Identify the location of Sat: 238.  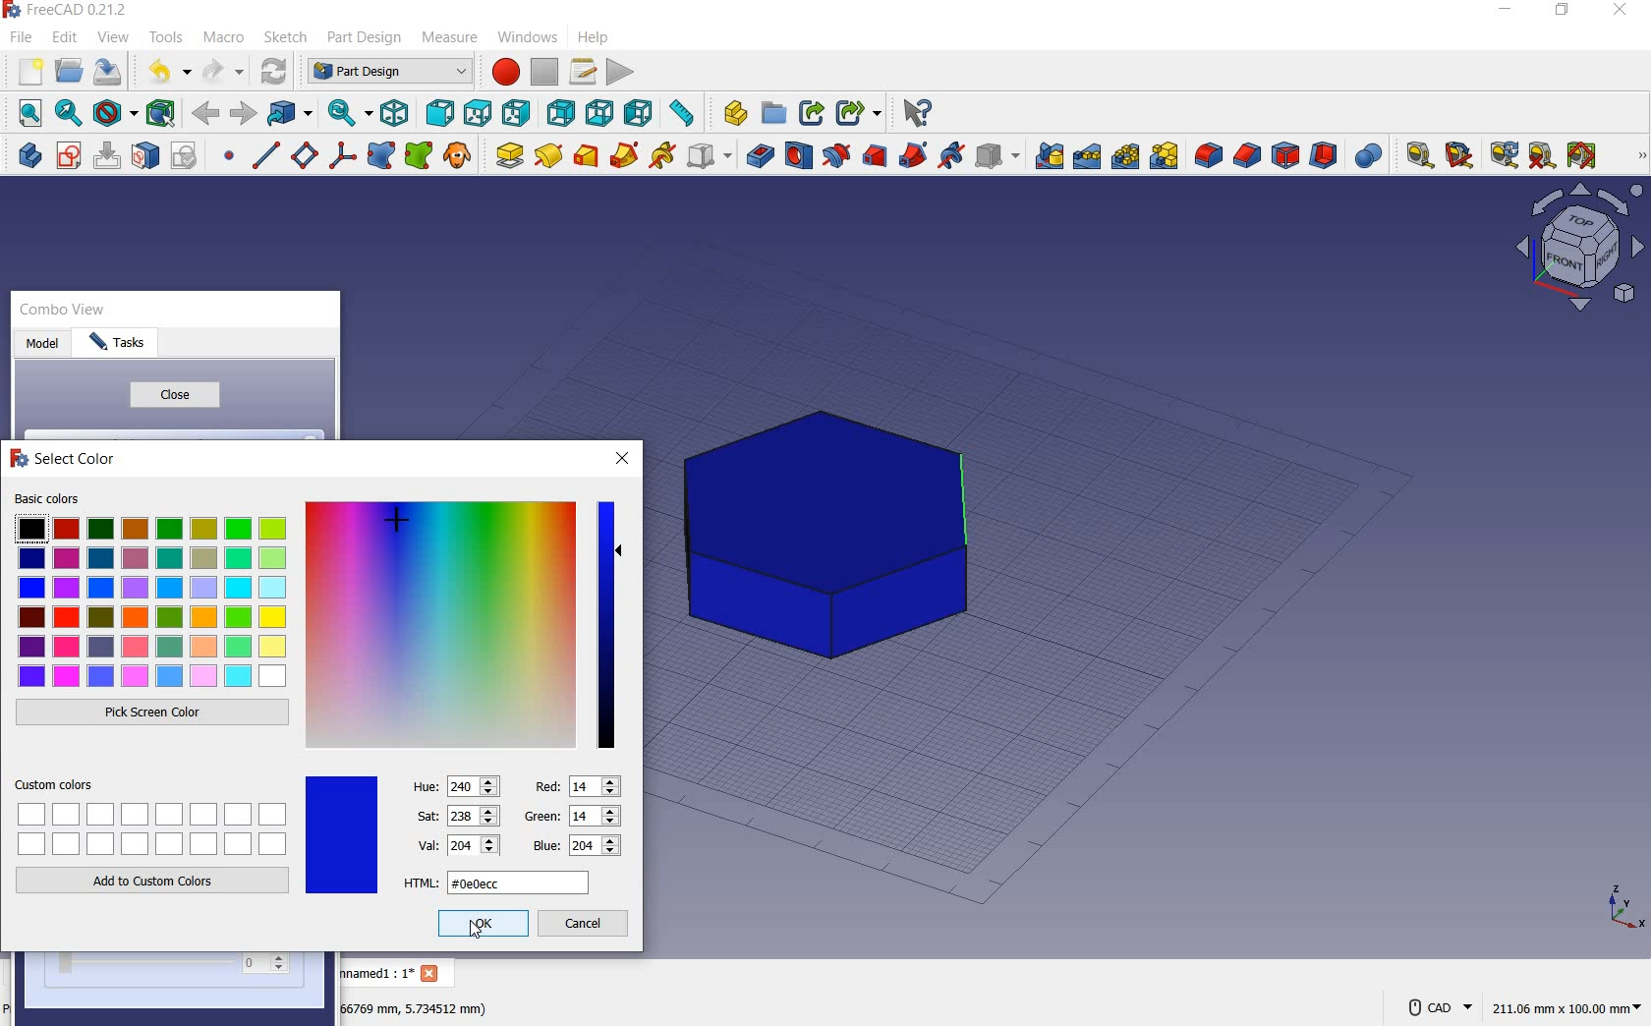
(456, 816).